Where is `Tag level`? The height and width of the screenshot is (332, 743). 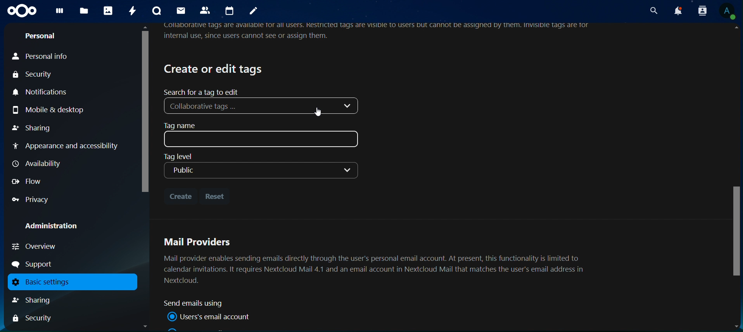
Tag level is located at coordinates (178, 157).